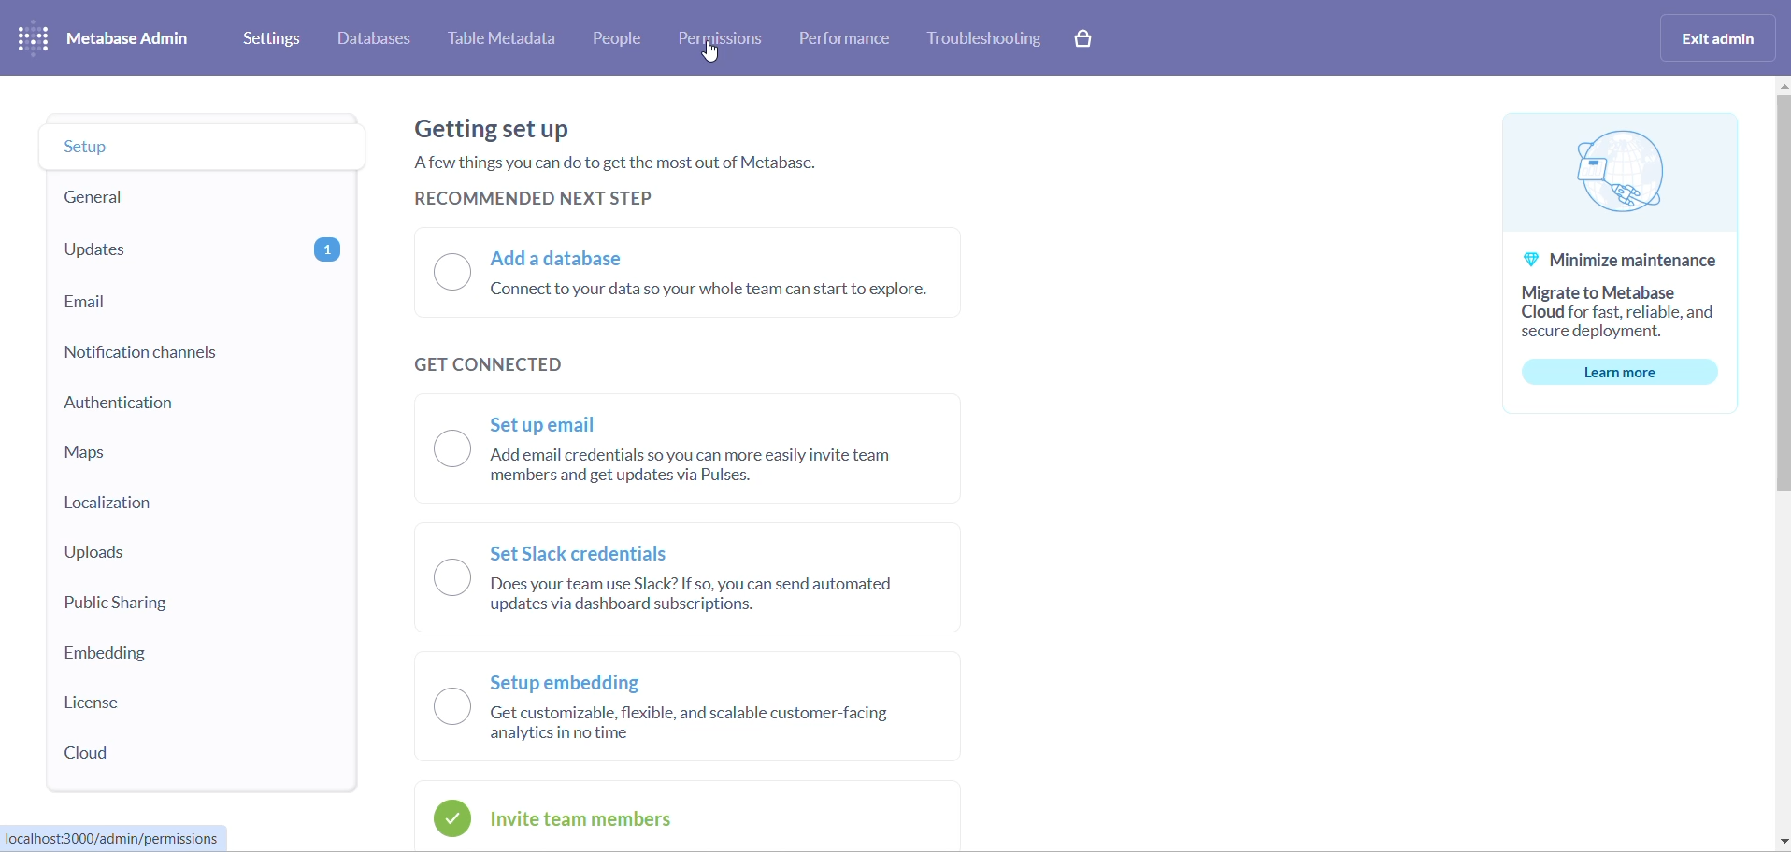 Image resolution: width=1791 pixels, height=852 pixels. What do you see at coordinates (173, 455) in the screenshot?
I see `maps` at bounding box center [173, 455].